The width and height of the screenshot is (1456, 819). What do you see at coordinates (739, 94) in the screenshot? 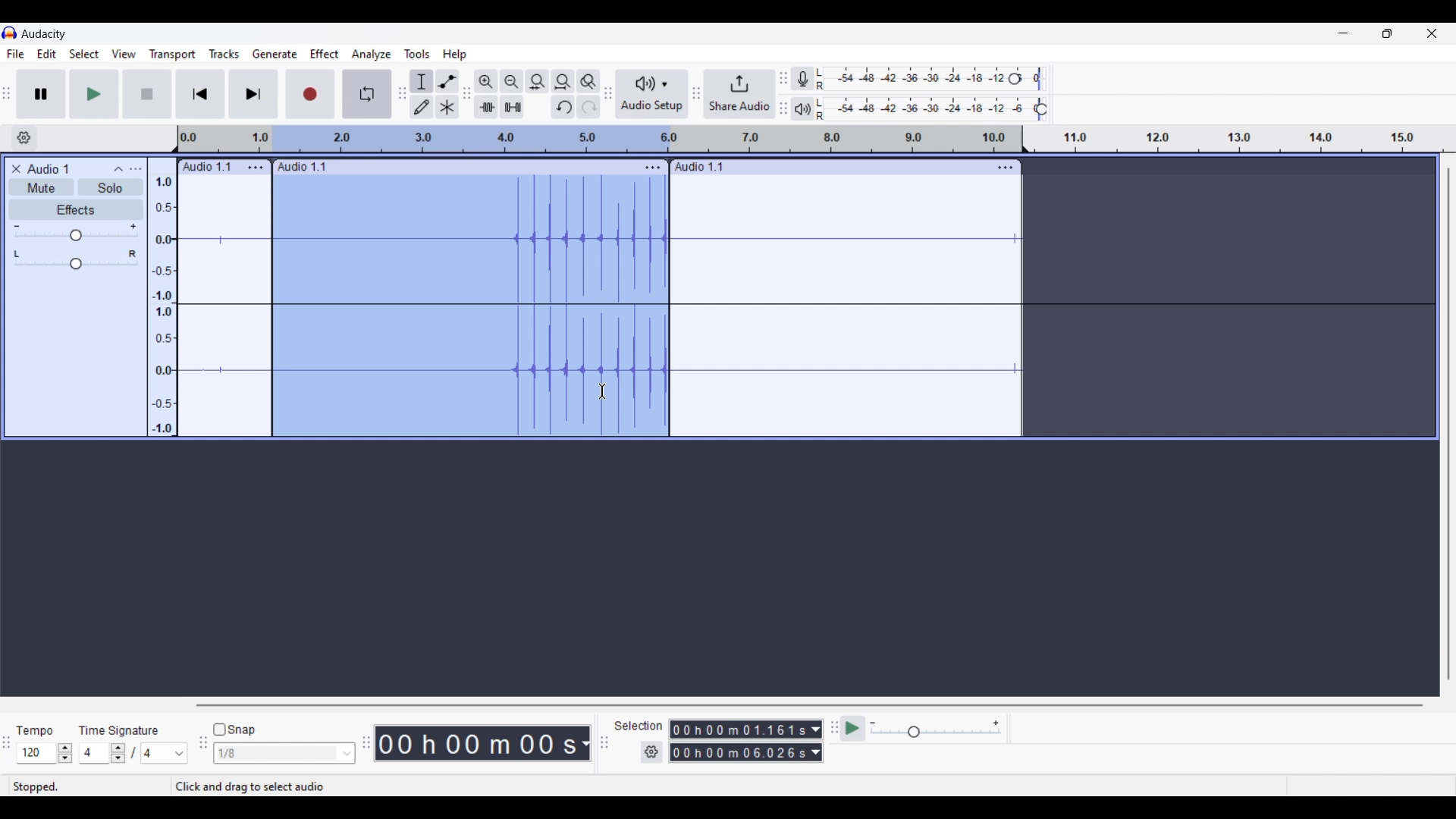
I see `Share audio` at bounding box center [739, 94].